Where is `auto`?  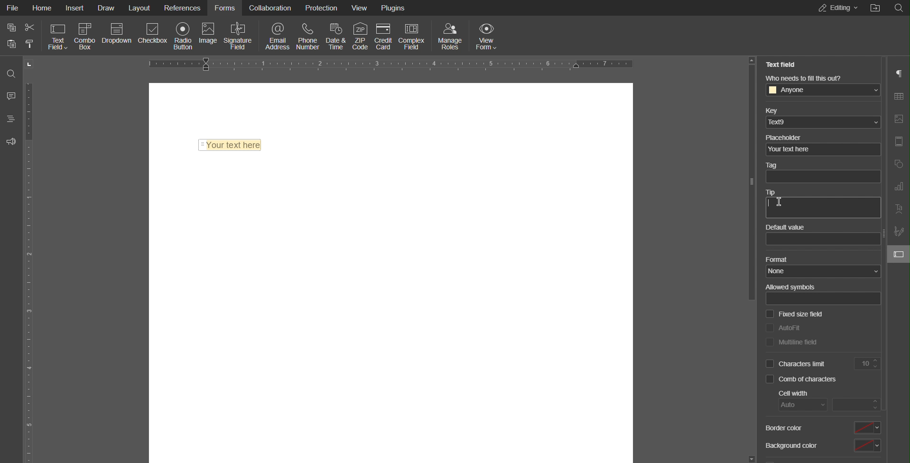 auto is located at coordinates (805, 405).